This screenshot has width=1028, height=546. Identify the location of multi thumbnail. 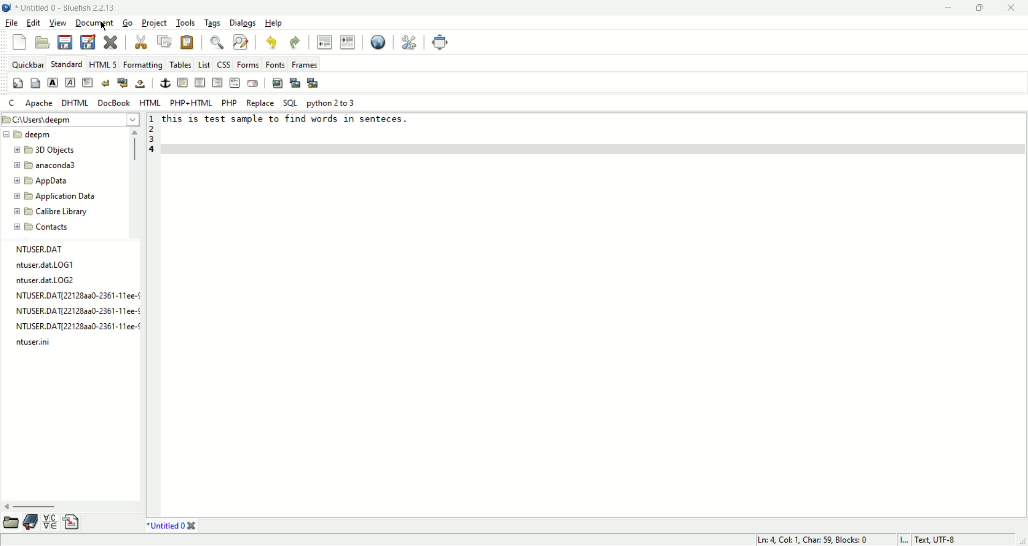
(314, 83).